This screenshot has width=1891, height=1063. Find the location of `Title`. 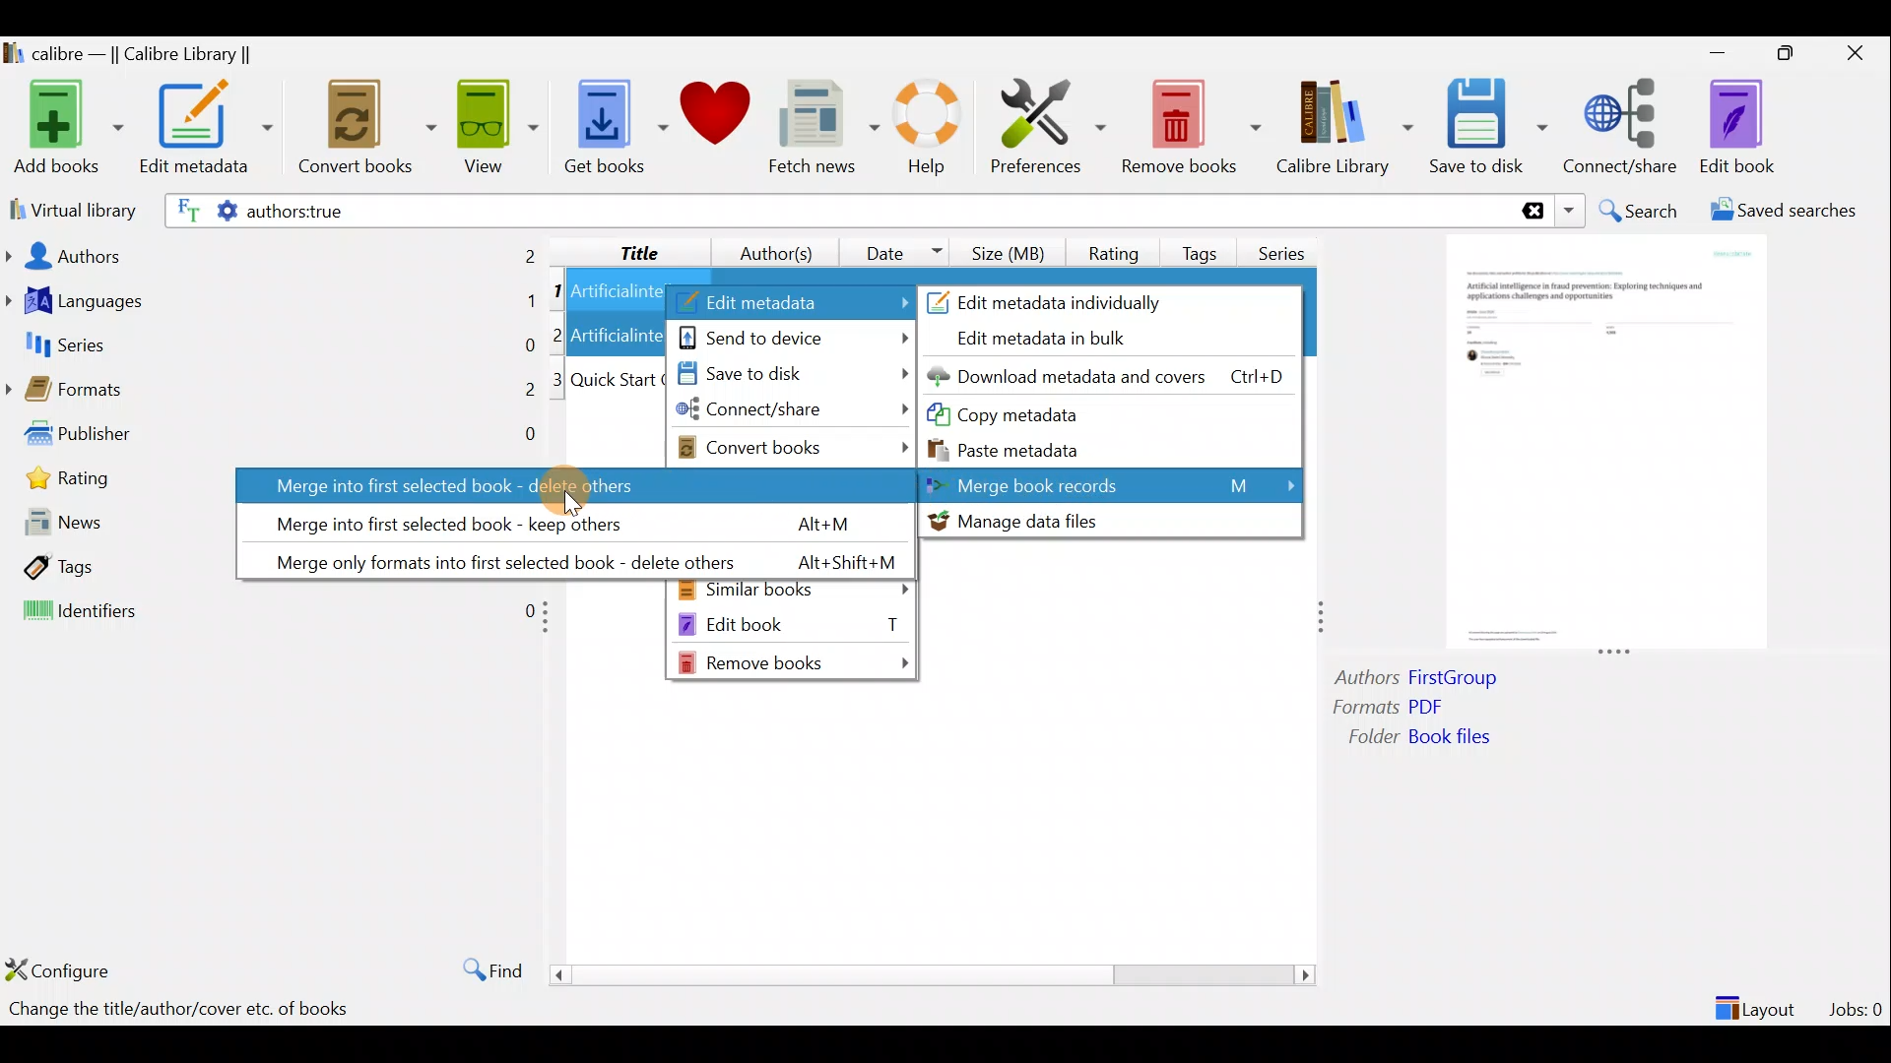

Title is located at coordinates (623, 249).